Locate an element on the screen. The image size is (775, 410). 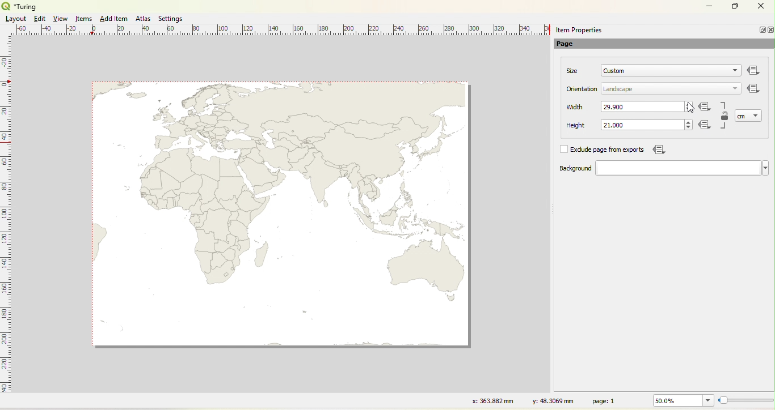
Height is located at coordinates (568, 126).